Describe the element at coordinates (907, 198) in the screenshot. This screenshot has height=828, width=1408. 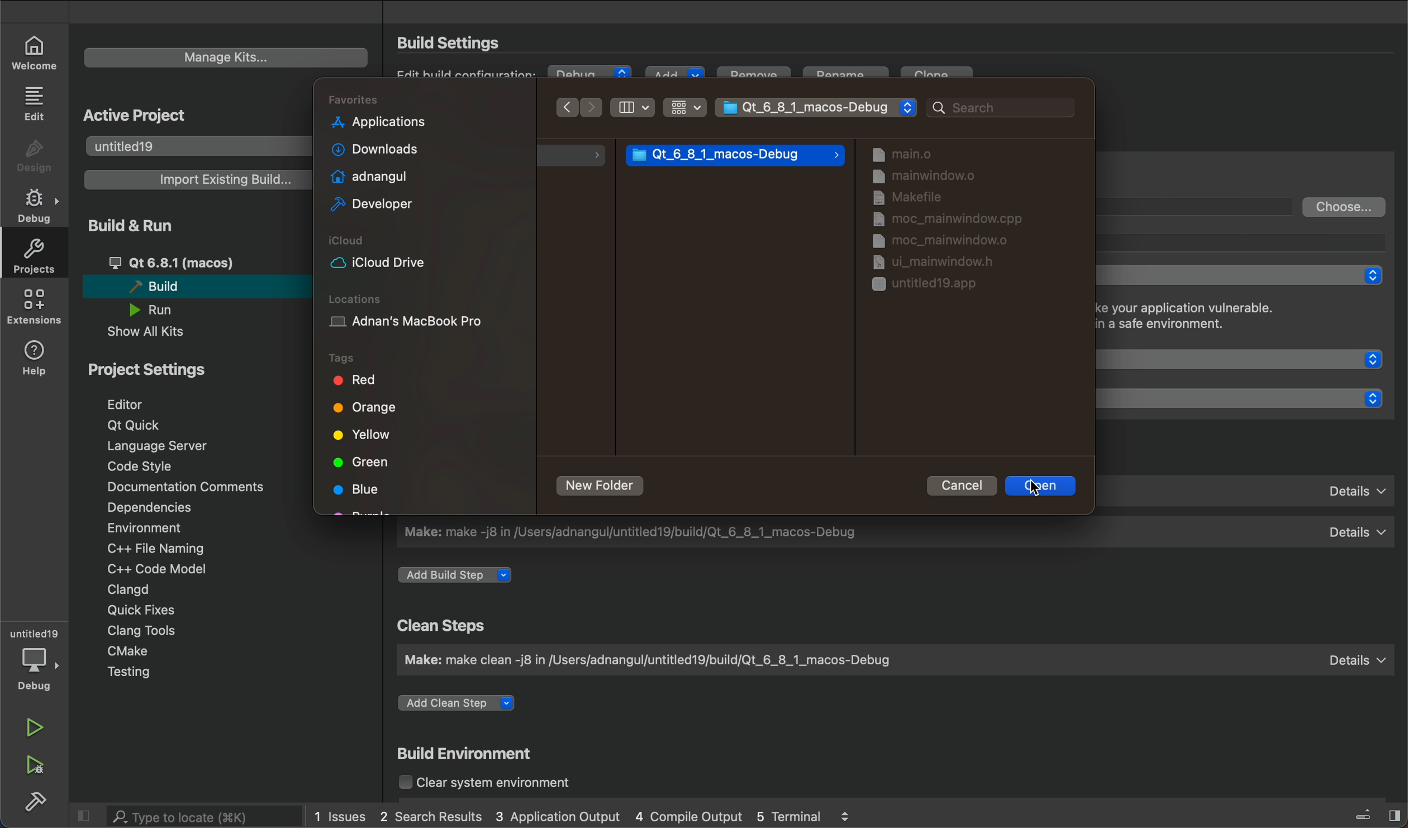
I see `markfile` at that location.